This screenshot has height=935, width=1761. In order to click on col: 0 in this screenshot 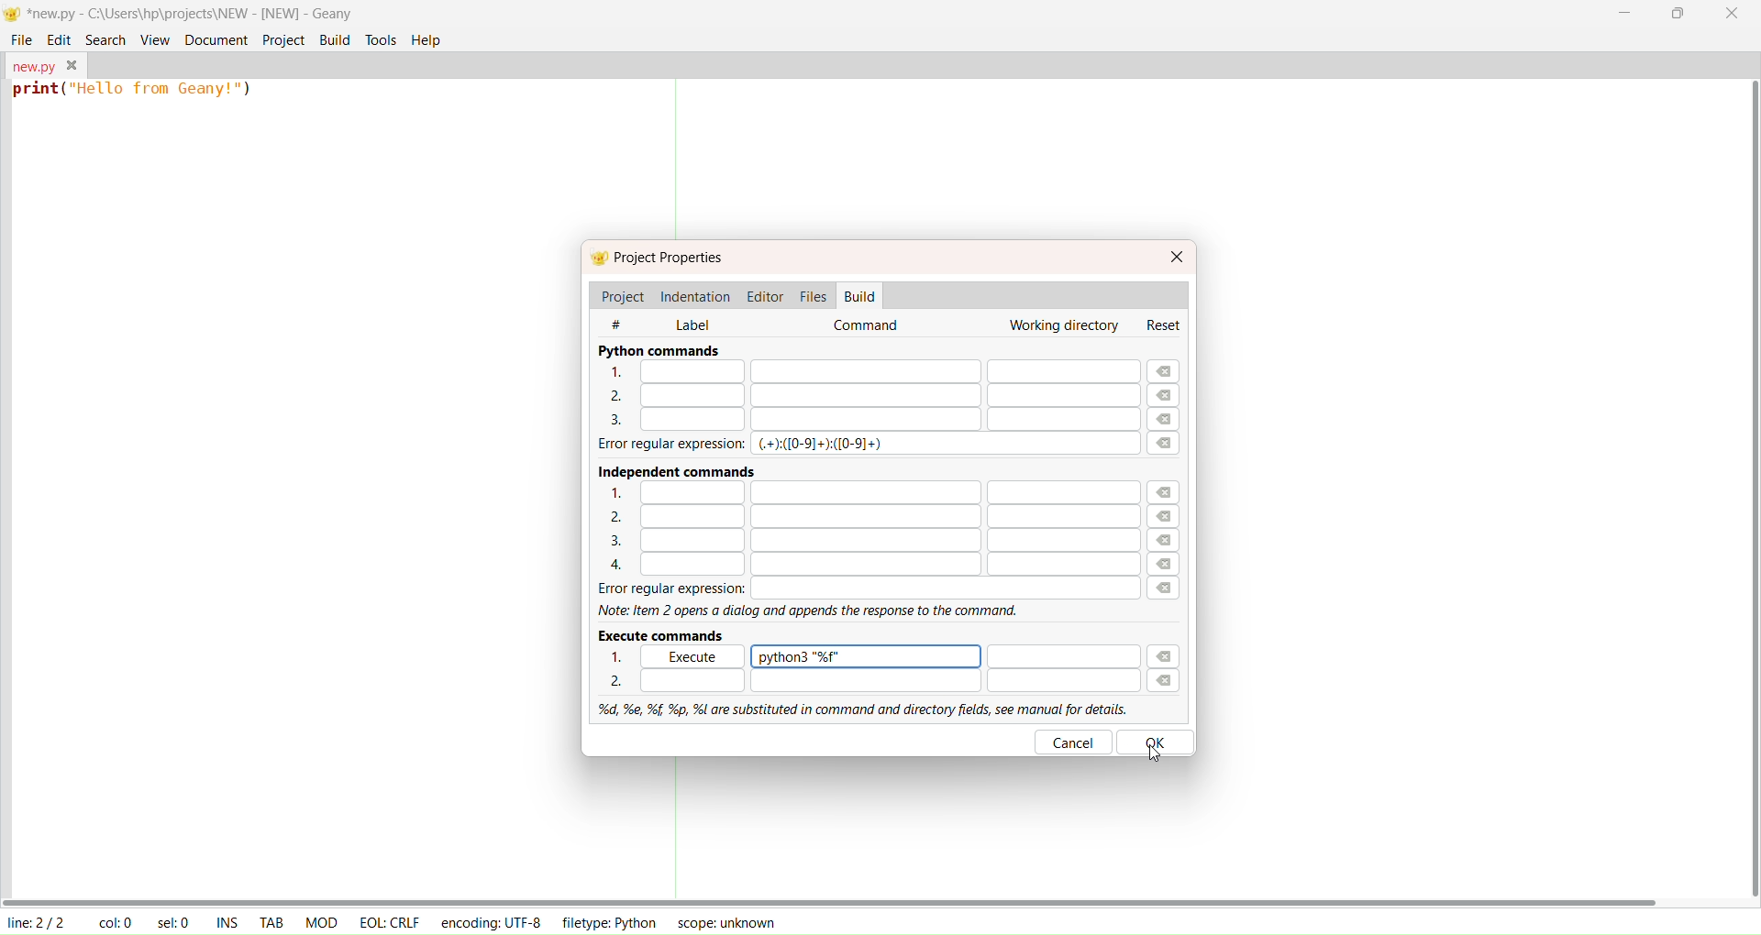, I will do `click(115, 922)`.